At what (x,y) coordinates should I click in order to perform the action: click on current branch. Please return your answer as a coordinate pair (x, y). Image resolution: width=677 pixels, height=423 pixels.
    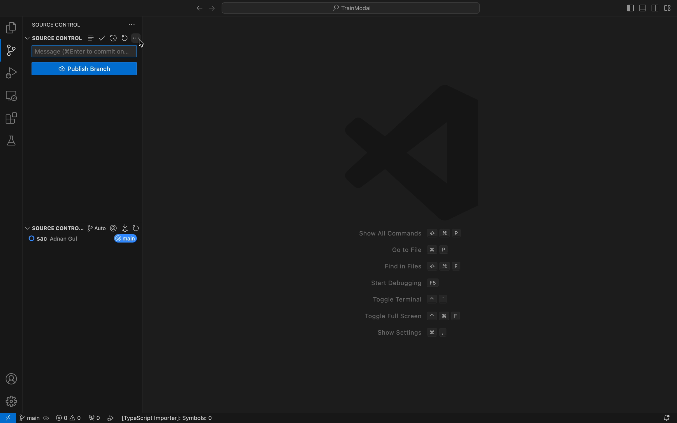
    Looking at the image, I should click on (127, 238).